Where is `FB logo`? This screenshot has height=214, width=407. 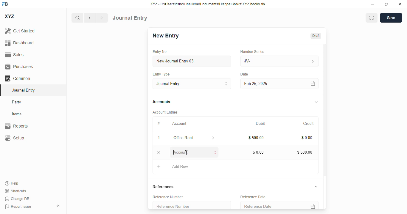 FB logo is located at coordinates (5, 4).